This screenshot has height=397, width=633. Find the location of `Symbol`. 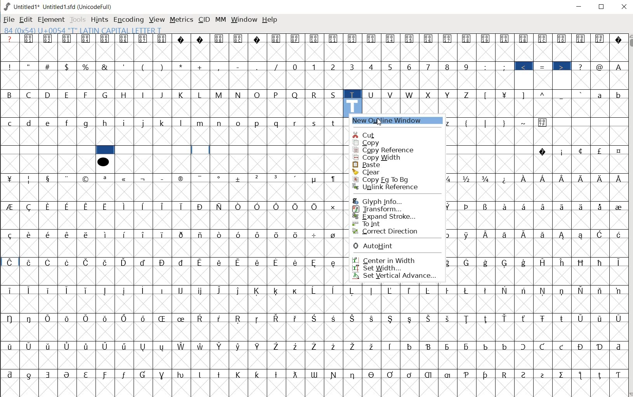

Symbol is located at coordinates (163, 291).